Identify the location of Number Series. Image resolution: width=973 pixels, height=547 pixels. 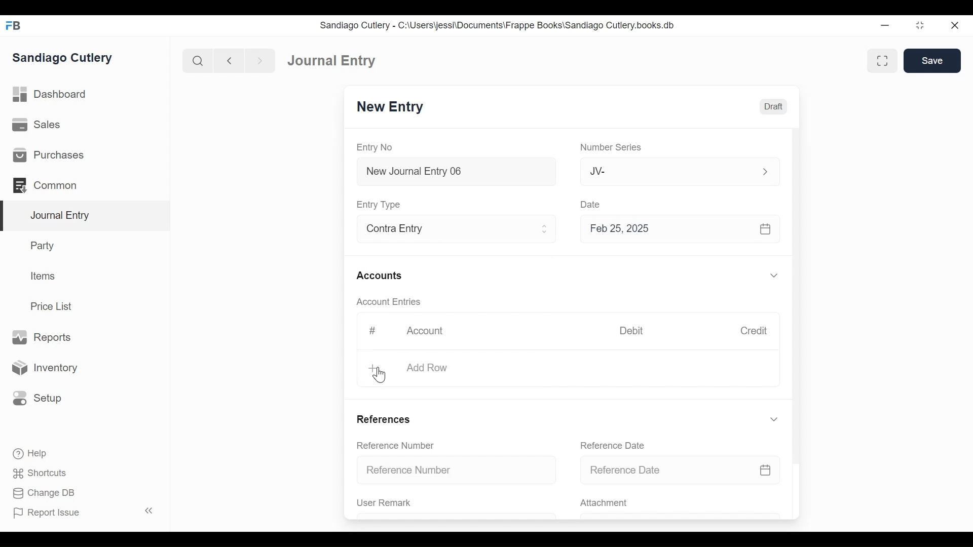
(613, 147).